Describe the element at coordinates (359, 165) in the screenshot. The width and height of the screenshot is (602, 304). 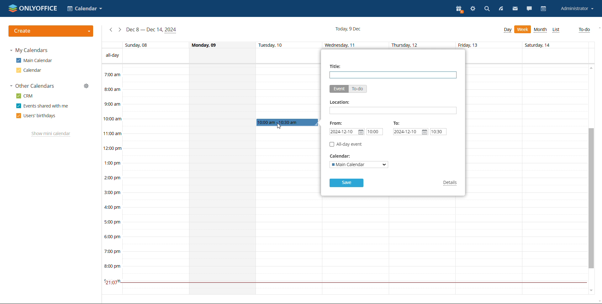
I see `select calendar` at that location.